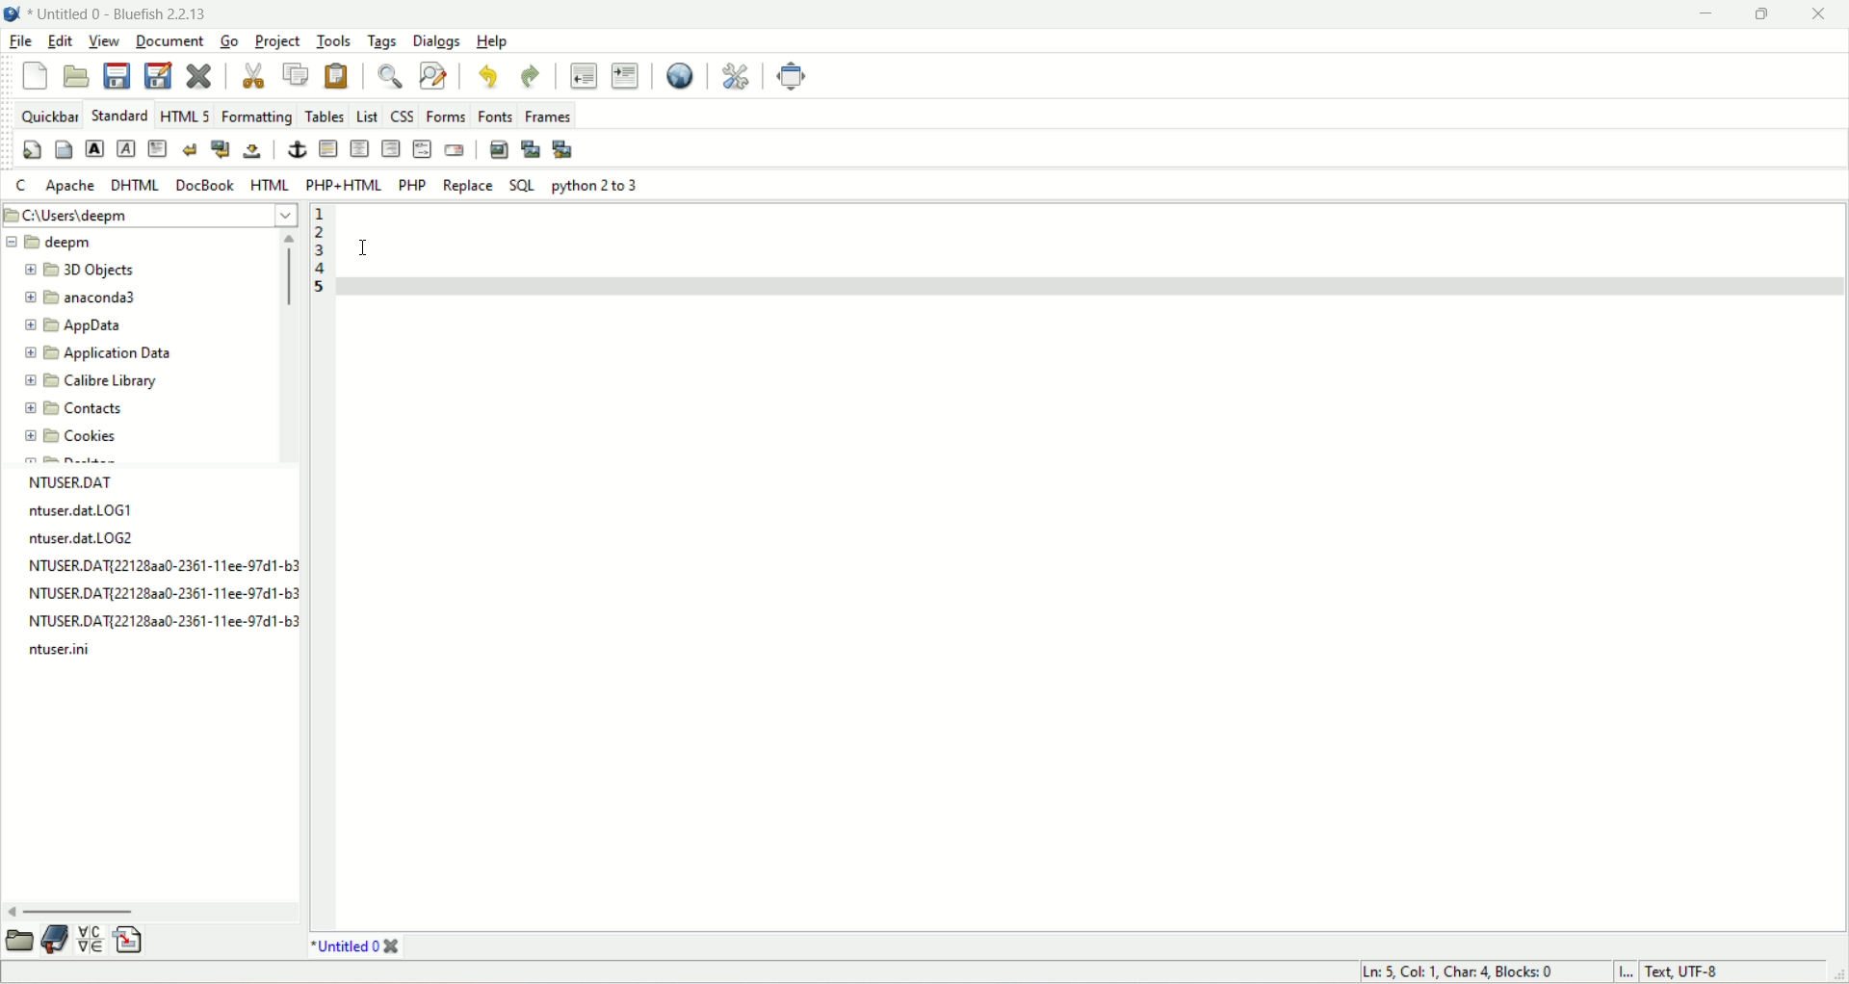 The width and height of the screenshot is (1849, 984). What do you see at coordinates (71, 186) in the screenshot?
I see `apache` at bounding box center [71, 186].